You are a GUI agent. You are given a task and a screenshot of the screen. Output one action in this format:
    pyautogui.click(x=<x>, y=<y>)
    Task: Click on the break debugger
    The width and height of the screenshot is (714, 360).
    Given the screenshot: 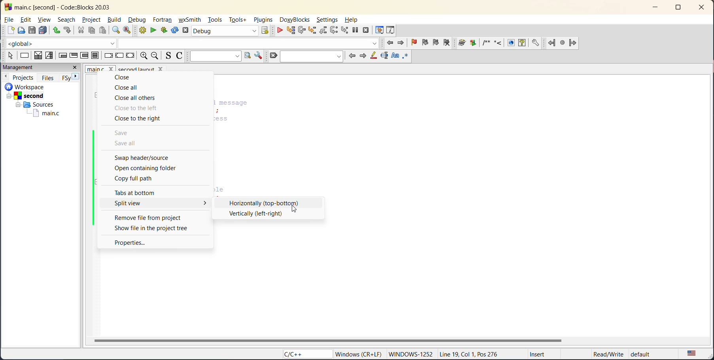 What is the action you would take?
    pyautogui.click(x=355, y=29)
    